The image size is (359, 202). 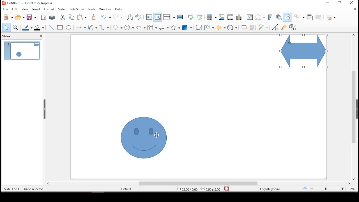 I want to click on scroll bar, so click(x=352, y=107).